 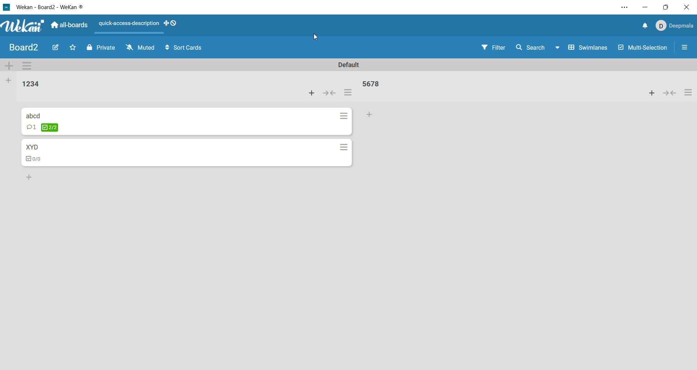 I want to click on list title, so click(x=29, y=83).